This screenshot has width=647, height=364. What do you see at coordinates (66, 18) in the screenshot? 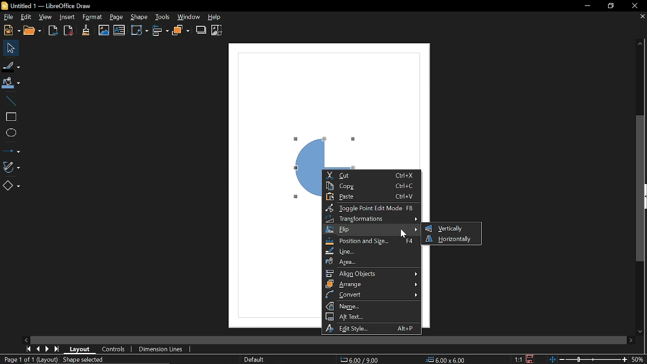
I see `Insert` at bounding box center [66, 18].